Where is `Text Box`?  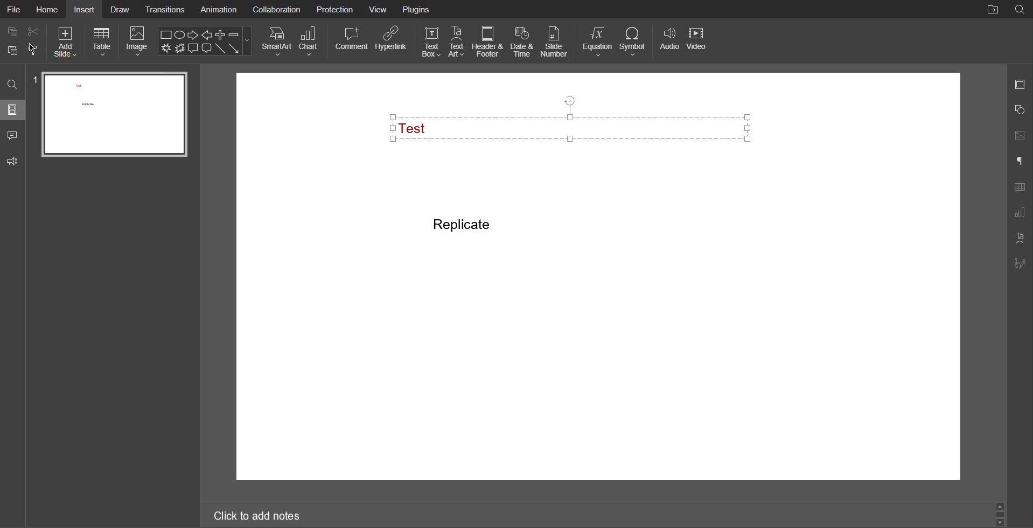 Text Box is located at coordinates (430, 42).